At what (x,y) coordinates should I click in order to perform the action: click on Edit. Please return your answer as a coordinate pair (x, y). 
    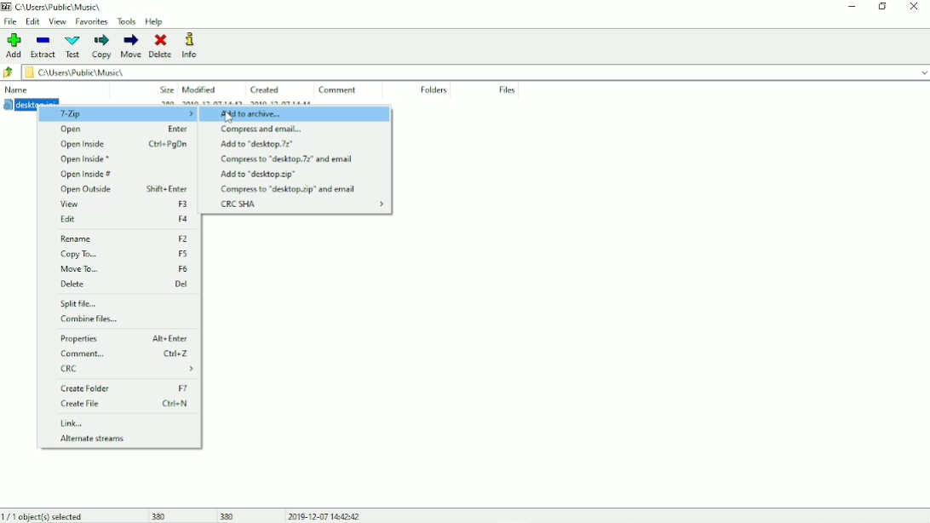
    Looking at the image, I should click on (124, 220).